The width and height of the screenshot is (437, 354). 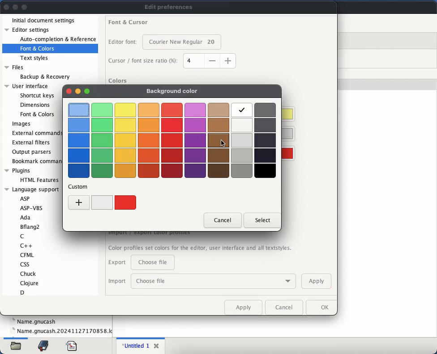 I want to click on maximize, so click(x=87, y=91).